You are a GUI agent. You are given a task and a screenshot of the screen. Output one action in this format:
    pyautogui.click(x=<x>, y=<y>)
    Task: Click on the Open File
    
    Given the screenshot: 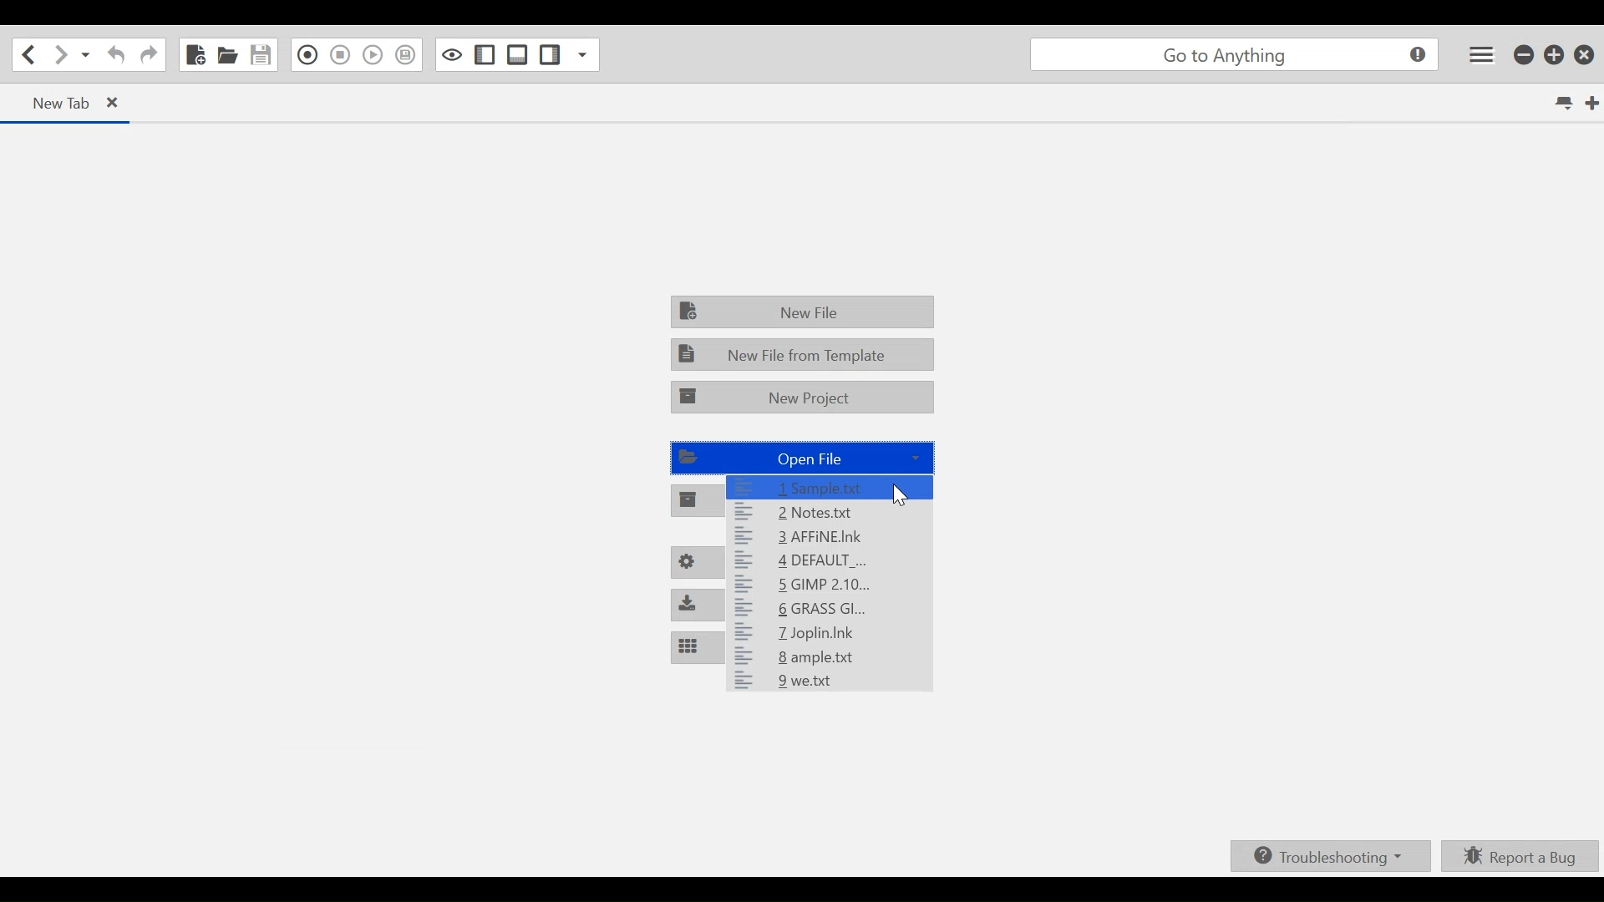 What is the action you would take?
    pyautogui.click(x=799, y=458)
    